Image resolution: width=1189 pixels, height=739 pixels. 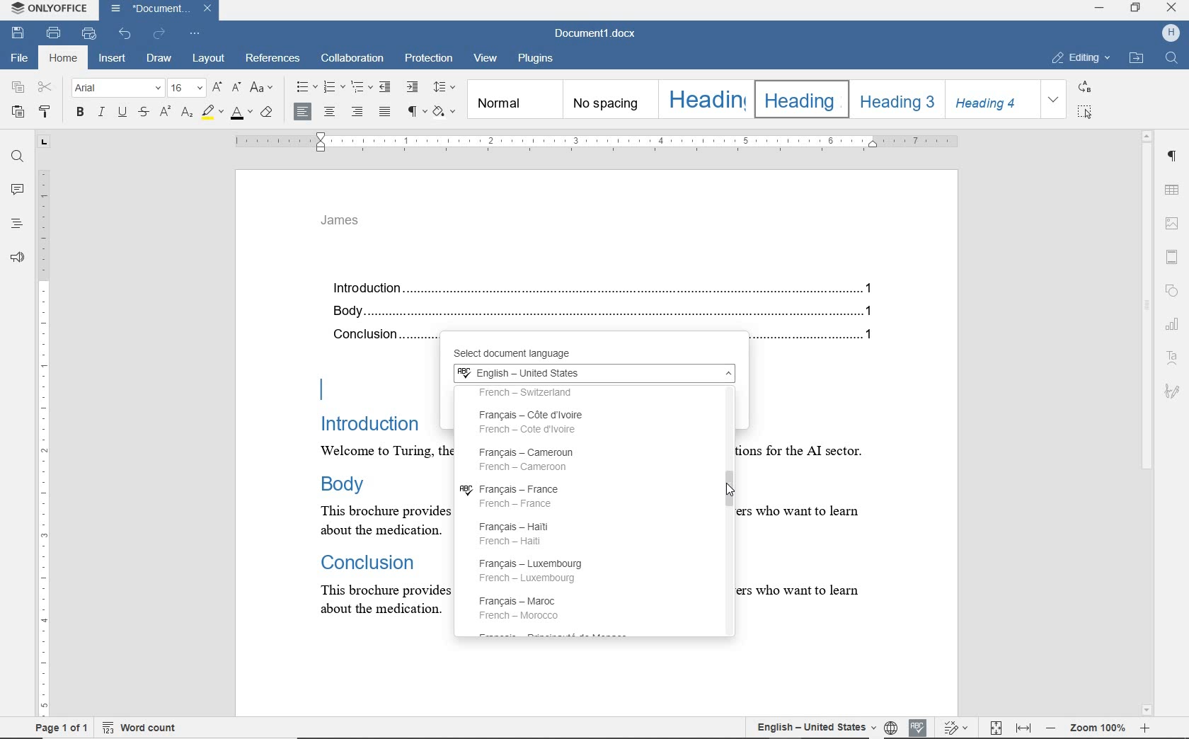 What do you see at coordinates (268, 113) in the screenshot?
I see `clear style` at bounding box center [268, 113].